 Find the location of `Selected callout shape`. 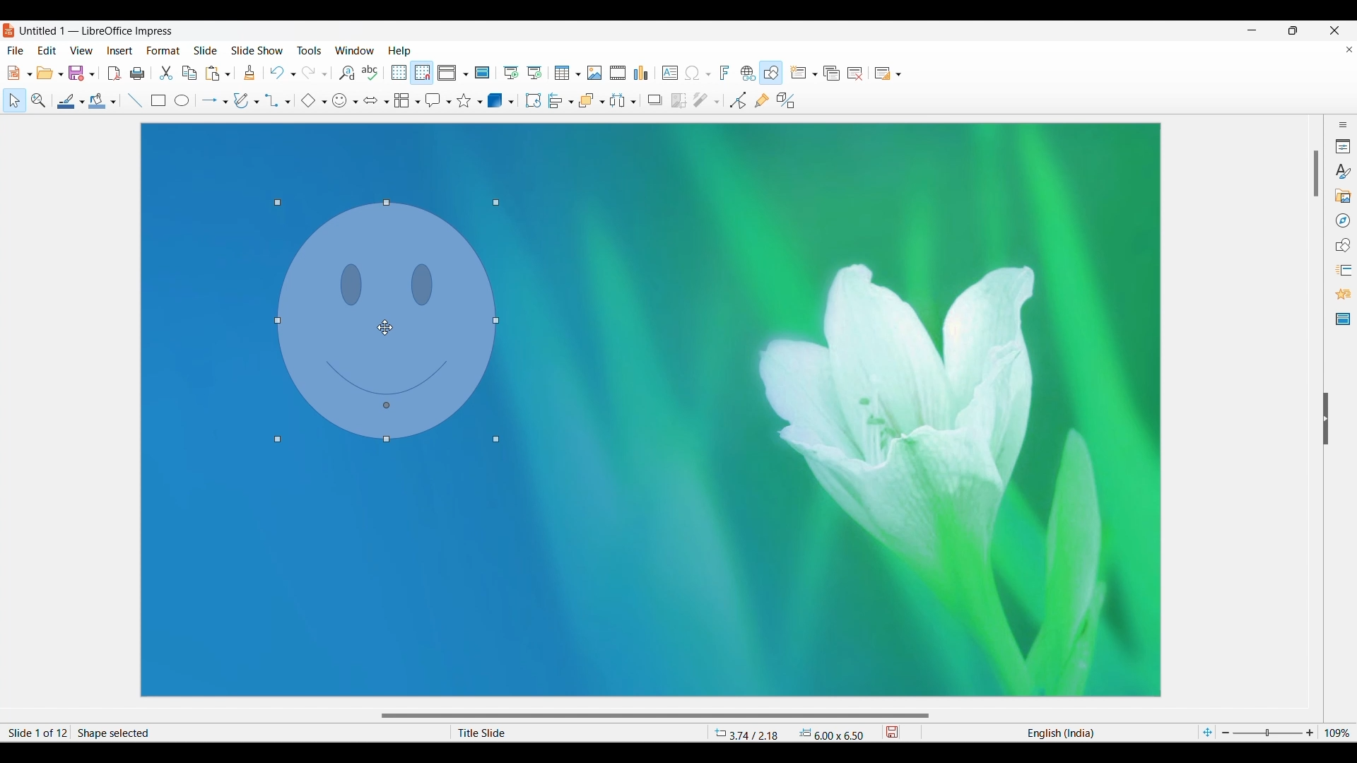

Selected callout shape is located at coordinates (434, 100).